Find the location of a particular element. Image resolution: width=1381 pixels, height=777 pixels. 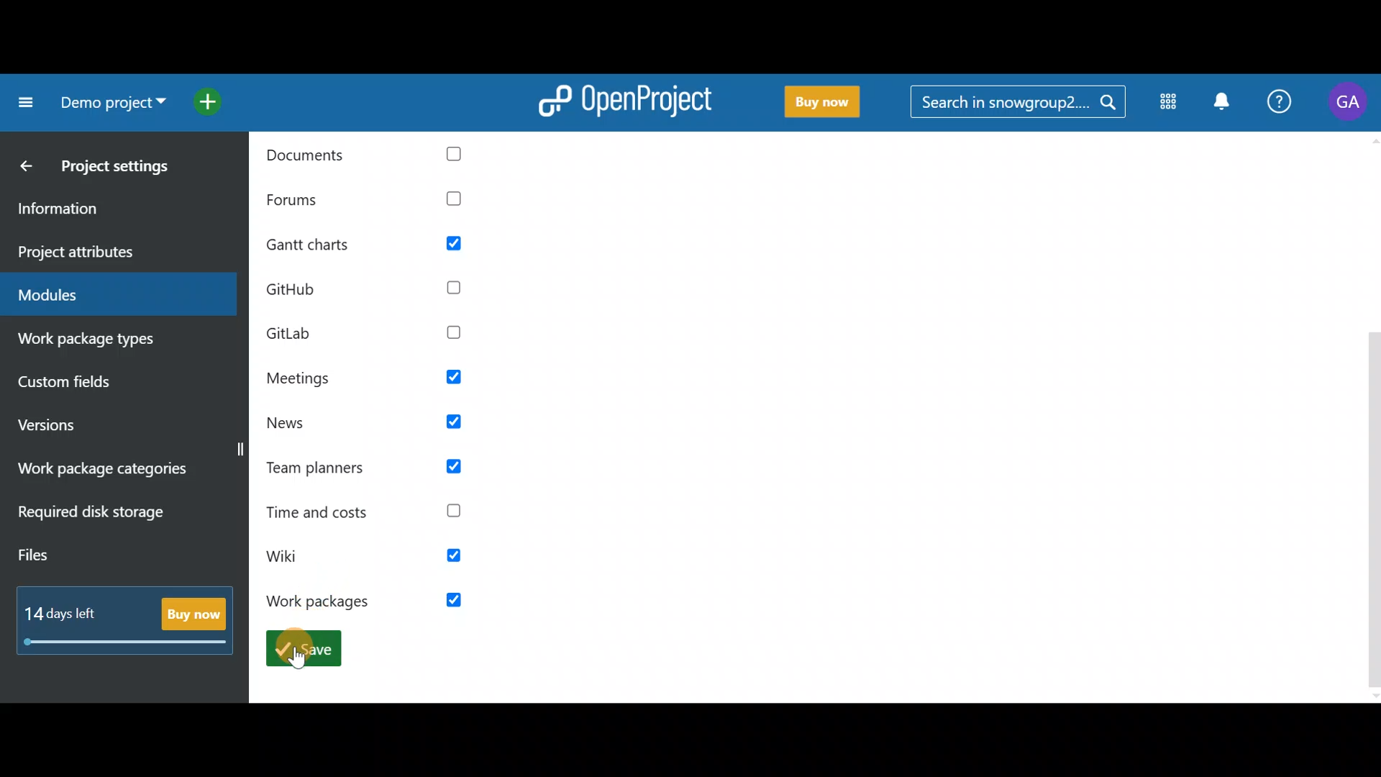

Team planners is located at coordinates (370, 468).